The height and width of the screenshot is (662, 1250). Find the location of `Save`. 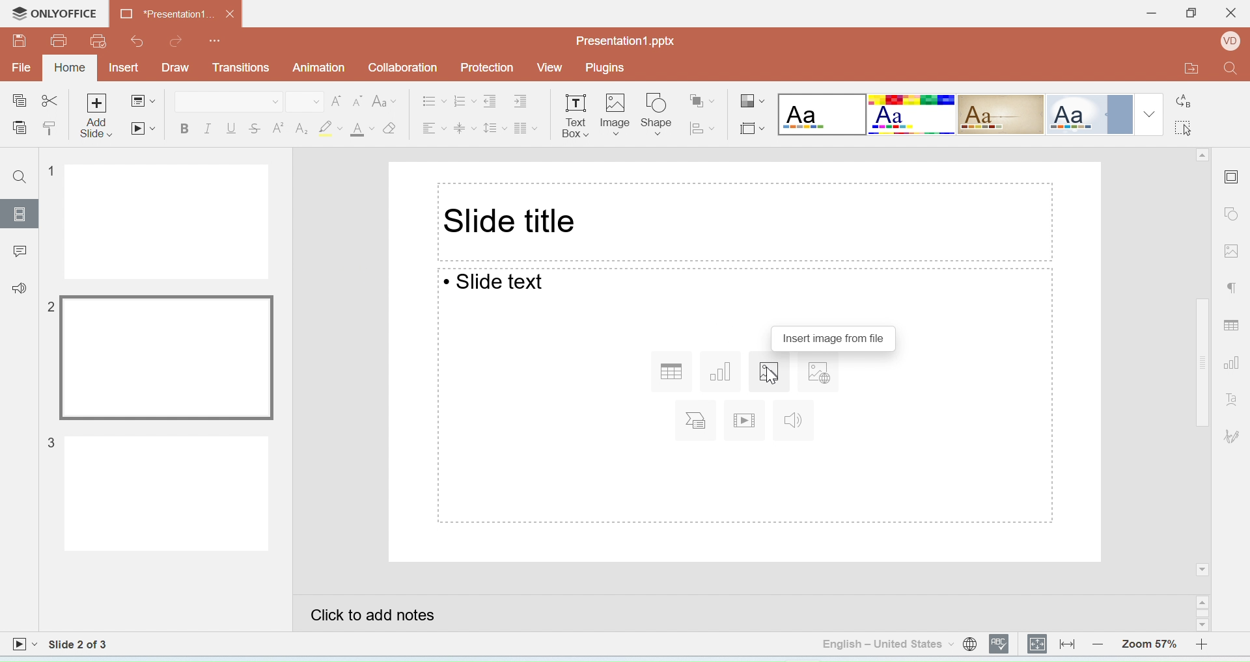

Save is located at coordinates (20, 40).